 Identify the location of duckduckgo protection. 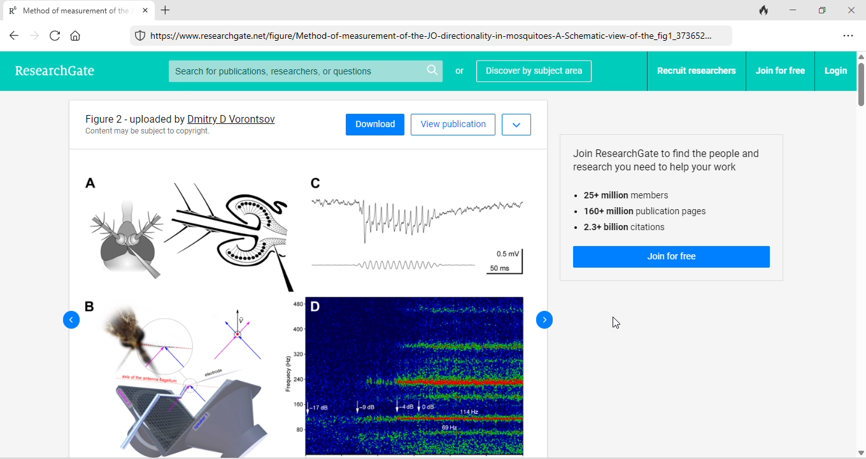
(138, 36).